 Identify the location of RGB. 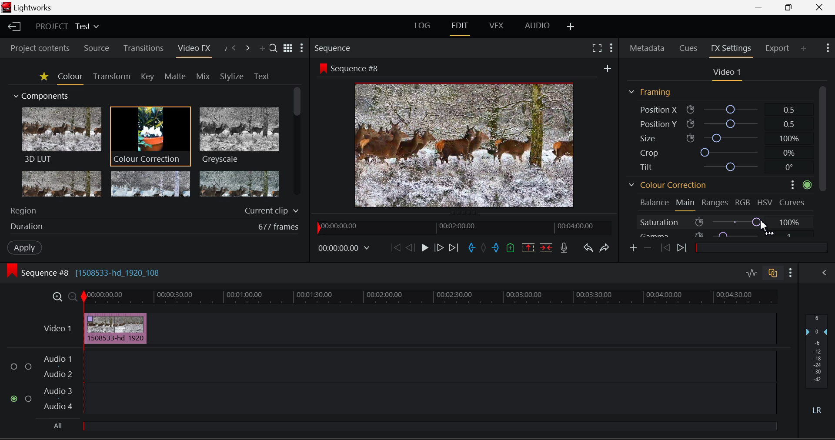
(743, 202).